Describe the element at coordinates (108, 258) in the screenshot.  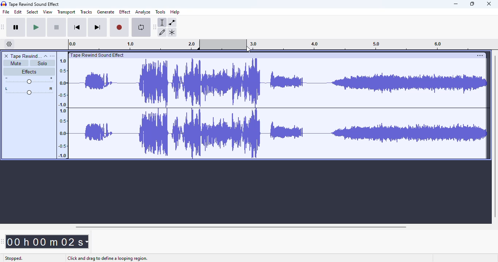
I see `click and drag to define a looping region` at that location.